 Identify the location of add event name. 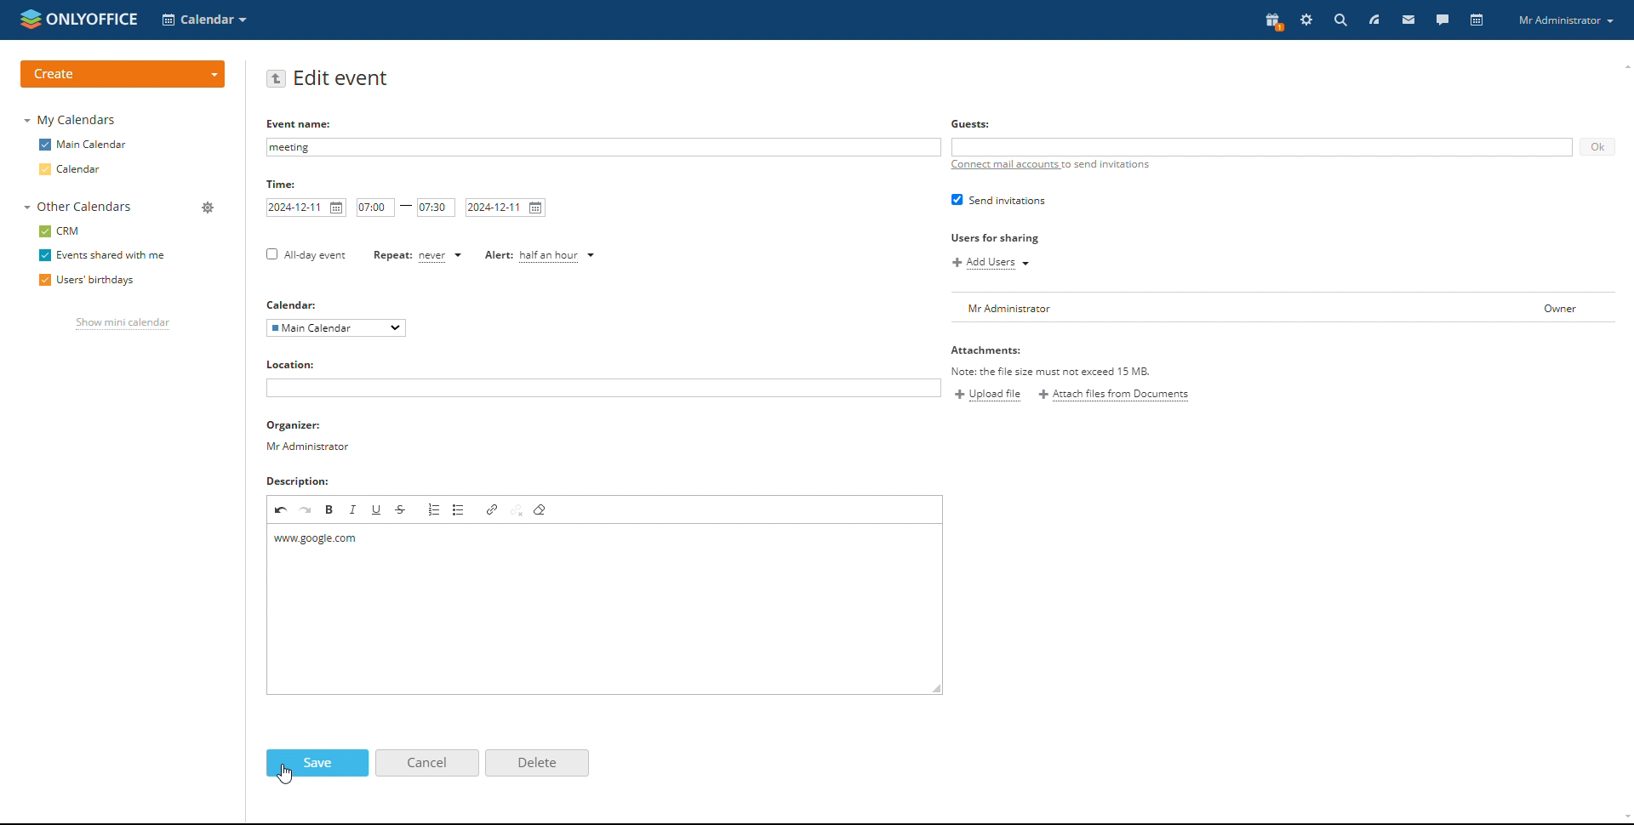
(602, 147).